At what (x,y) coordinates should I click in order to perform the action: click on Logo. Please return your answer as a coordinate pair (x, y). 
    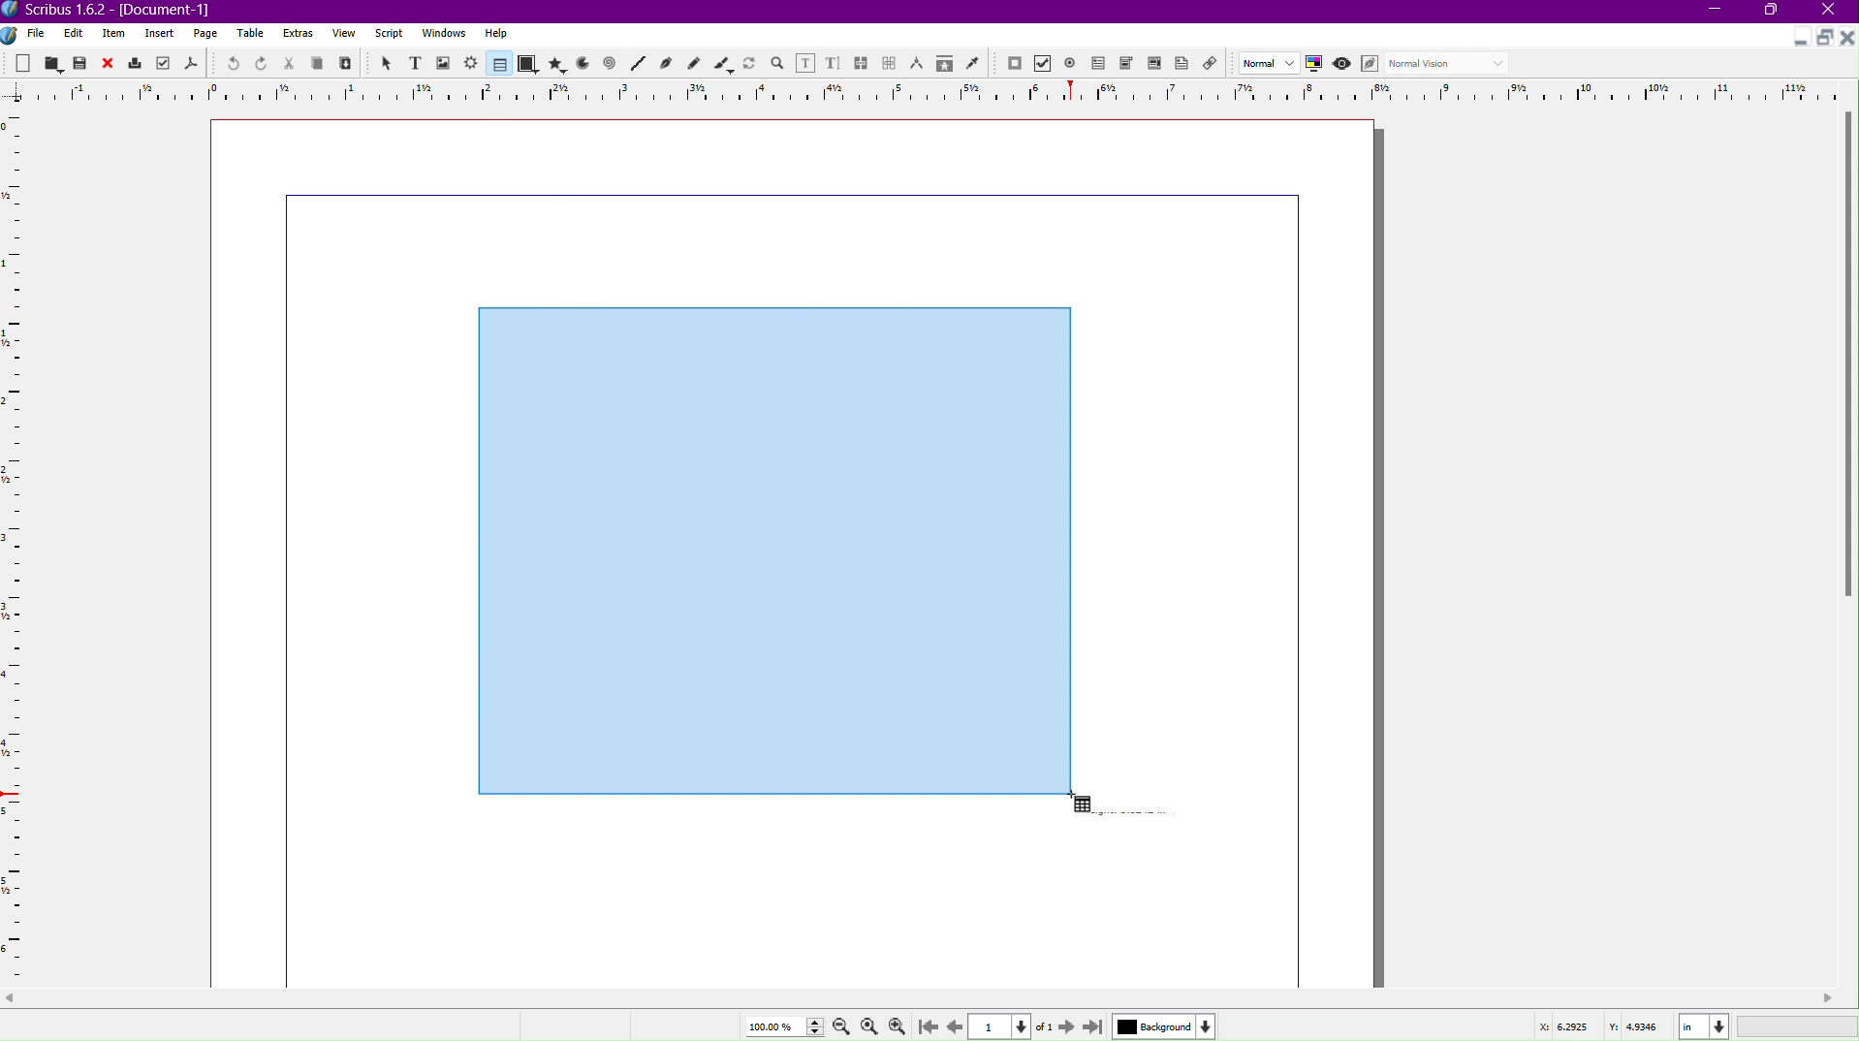
    Looking at the image, I should click on (12, 34).